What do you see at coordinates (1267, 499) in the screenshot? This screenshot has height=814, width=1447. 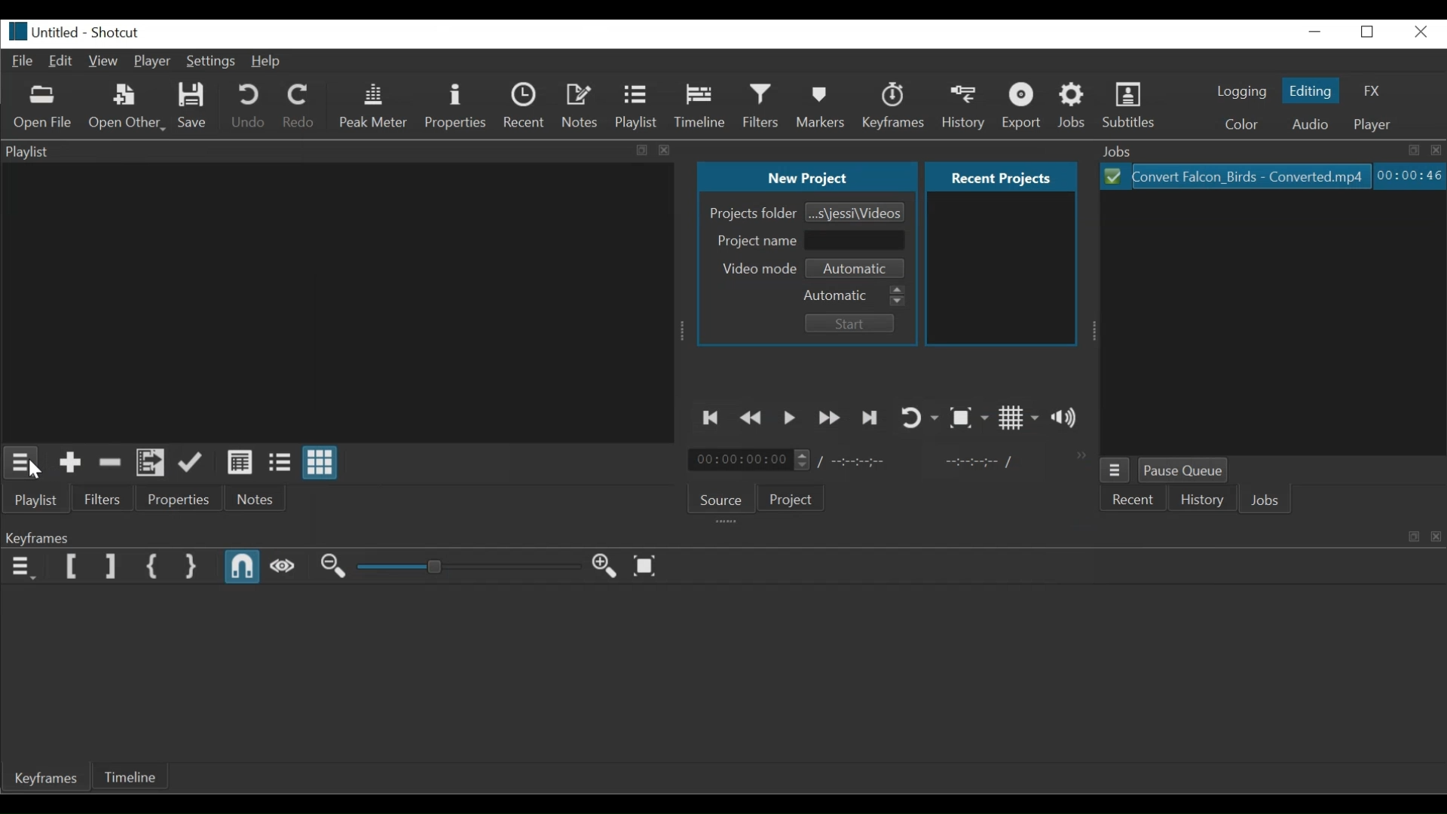 I see `Jobs` at bounding box center [1267, 499].